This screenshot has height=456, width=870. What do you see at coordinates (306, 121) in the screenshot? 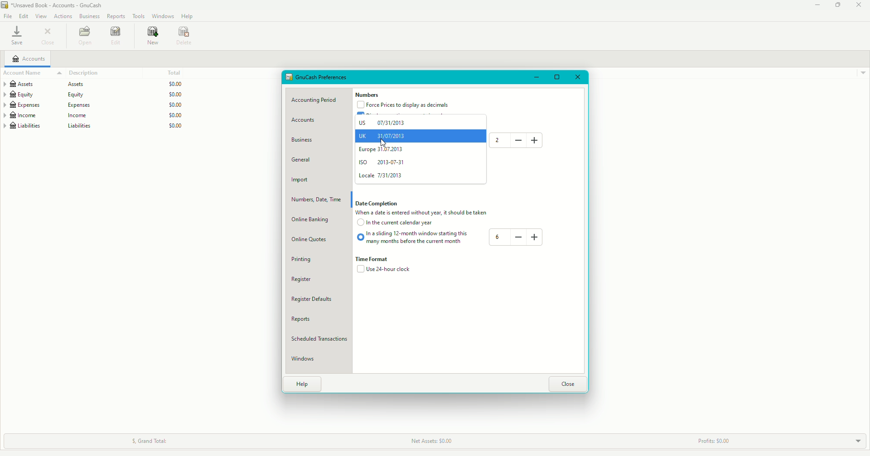
I see `Accounts` at bounding box center [306, 121].